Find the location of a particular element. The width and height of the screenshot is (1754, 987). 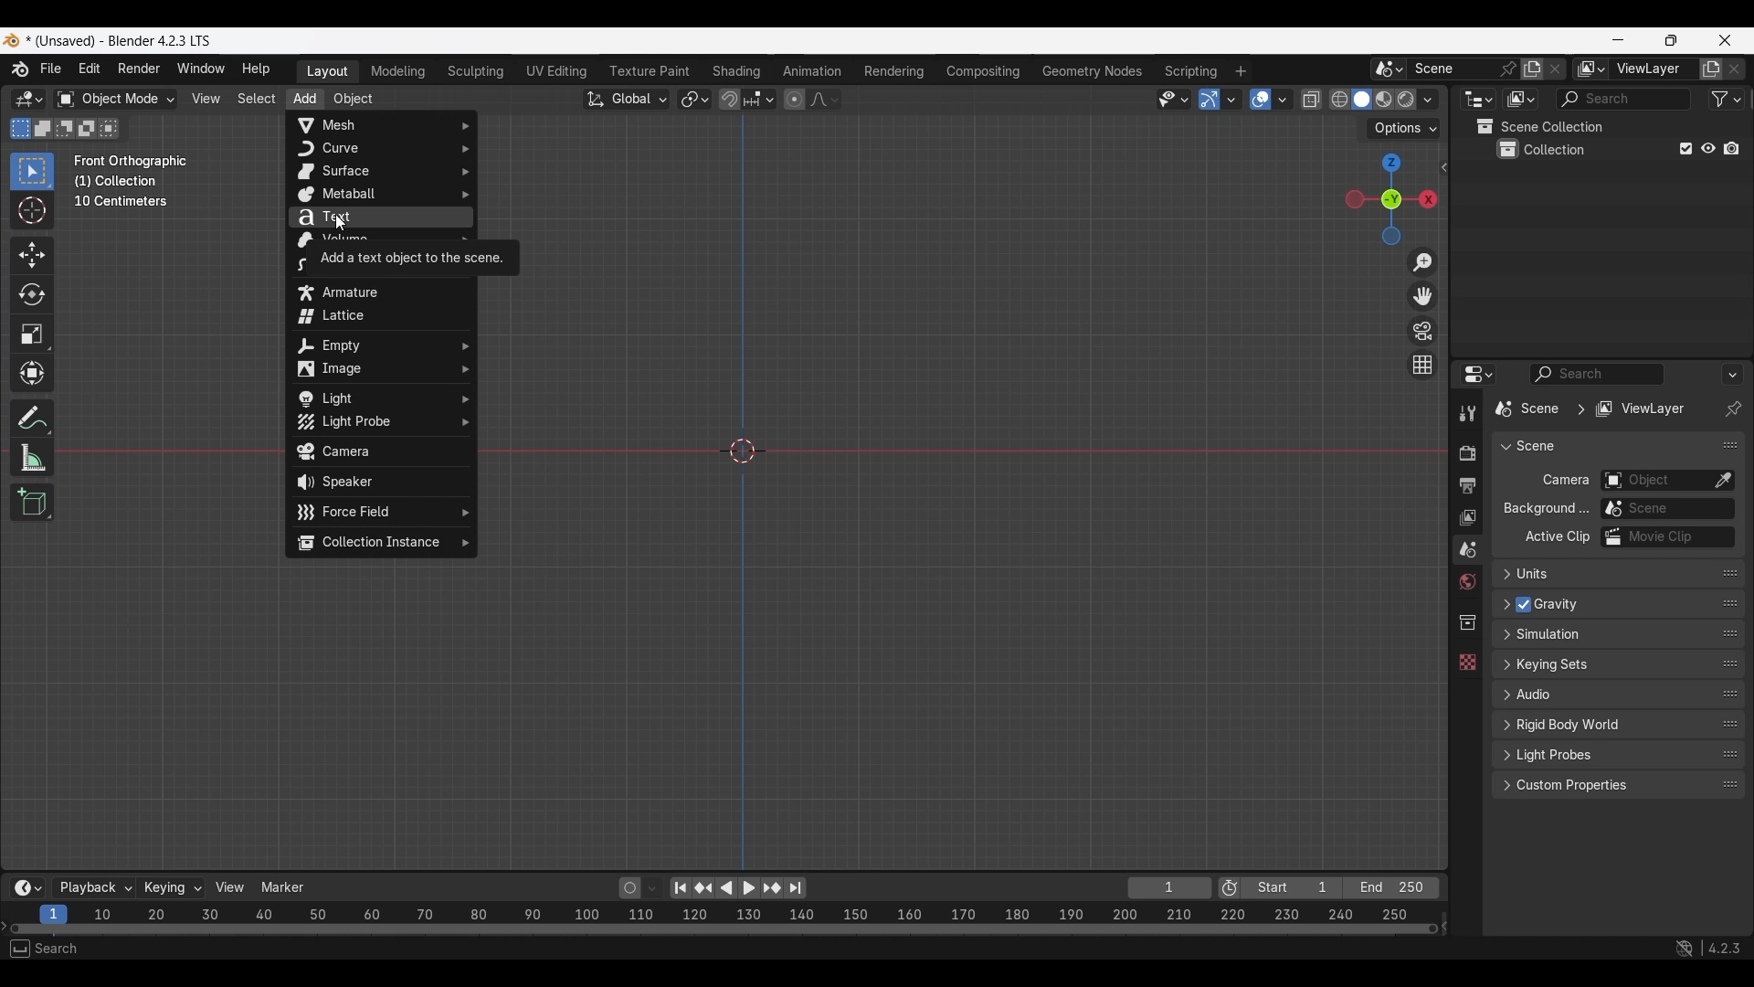

Cursor at the center point of the frame is located at coordinates (743, 450).